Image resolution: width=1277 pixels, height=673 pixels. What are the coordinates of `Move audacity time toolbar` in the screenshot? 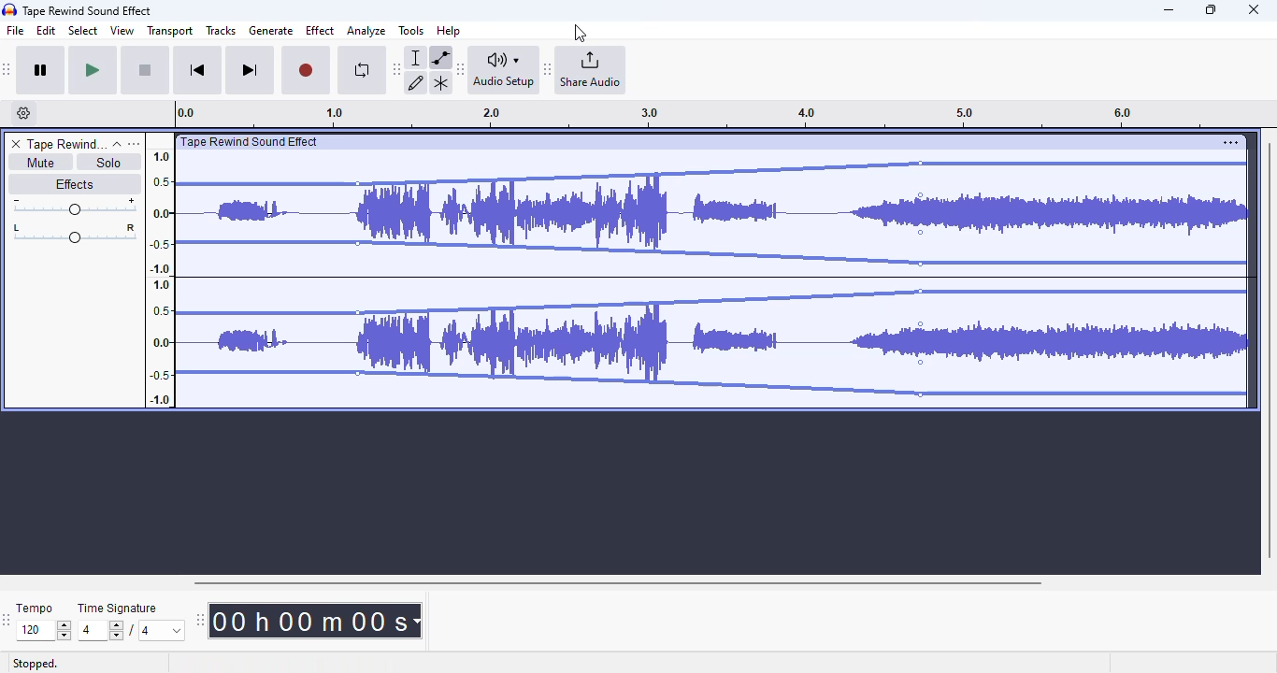 It's located at (199, 620).